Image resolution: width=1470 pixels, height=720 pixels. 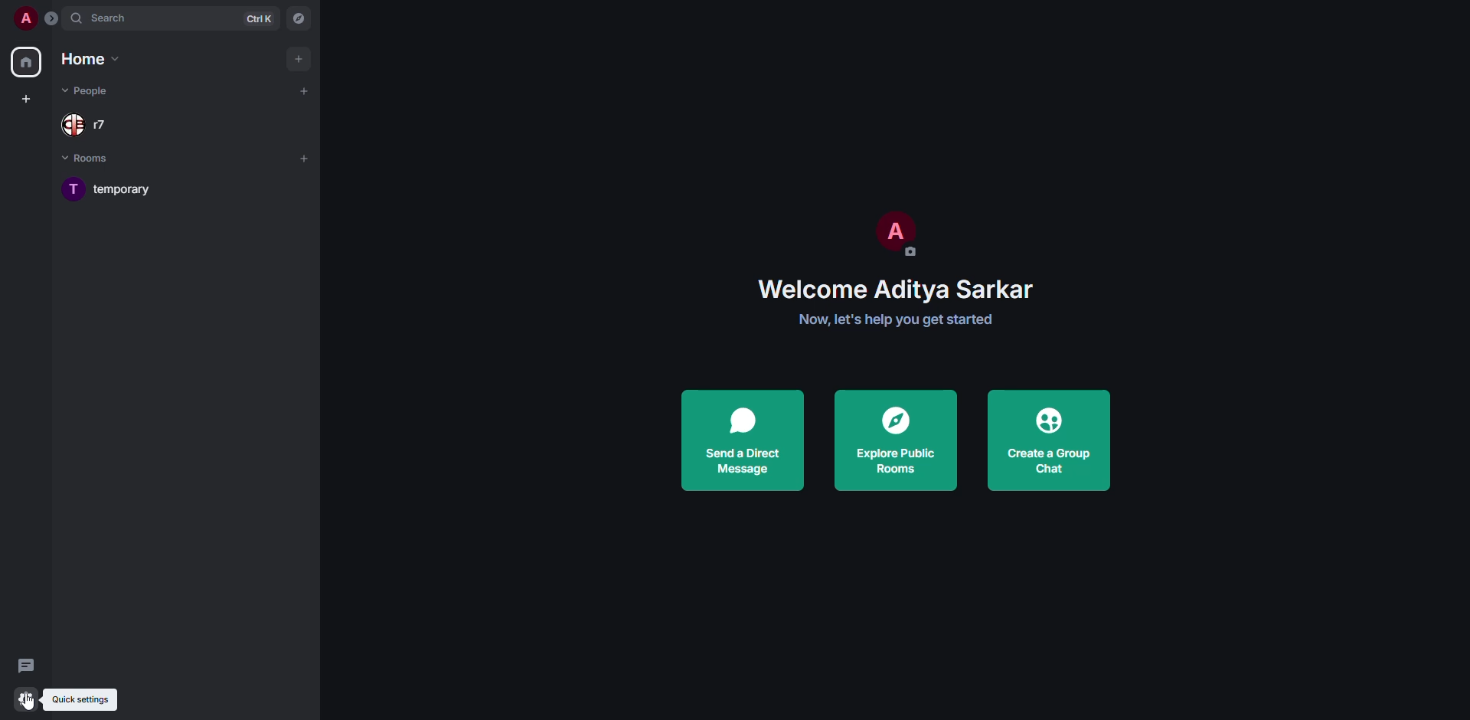 I want to click on threads, so click(x=28, y=666).